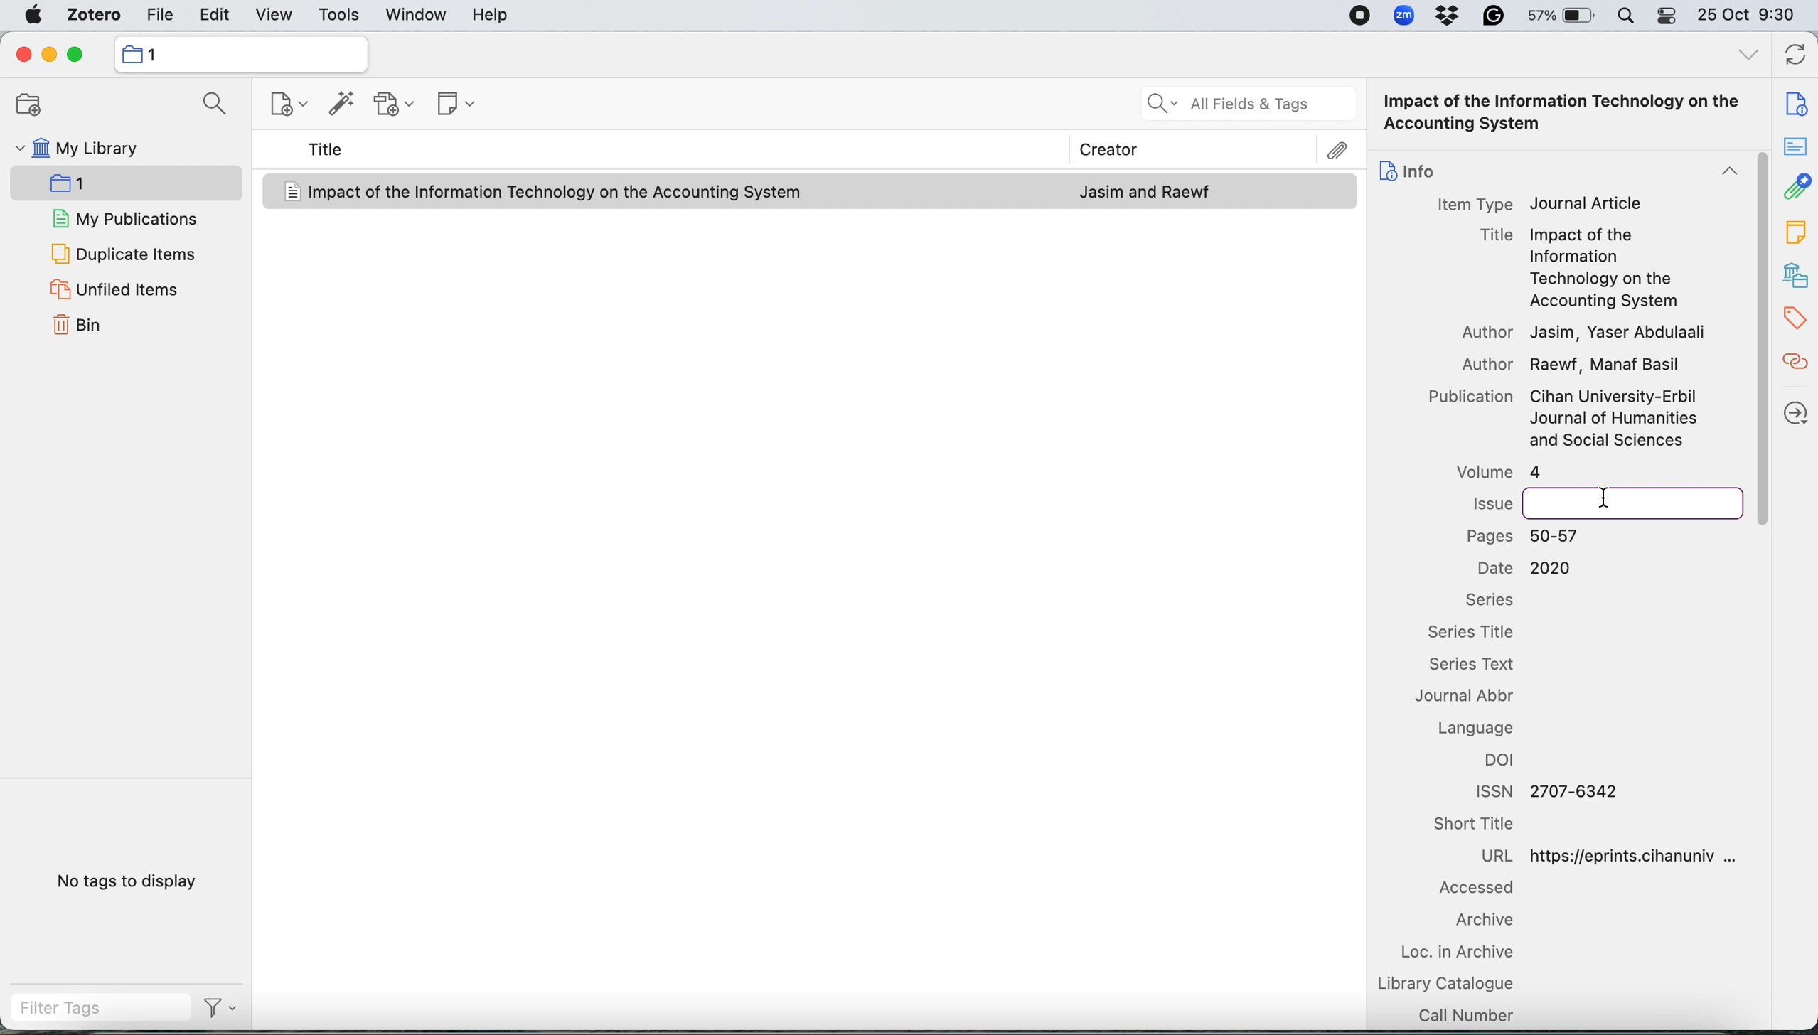 The width and height of the screenshot is (1818, 1035). Describe the element at coordinates (96, 181) in the screenshot. I see `collection` at that location.